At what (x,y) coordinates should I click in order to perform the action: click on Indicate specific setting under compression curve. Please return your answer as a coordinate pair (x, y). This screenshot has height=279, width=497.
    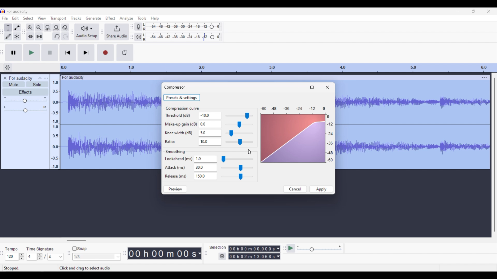
    Looking at the image, I should click on (180, 128).